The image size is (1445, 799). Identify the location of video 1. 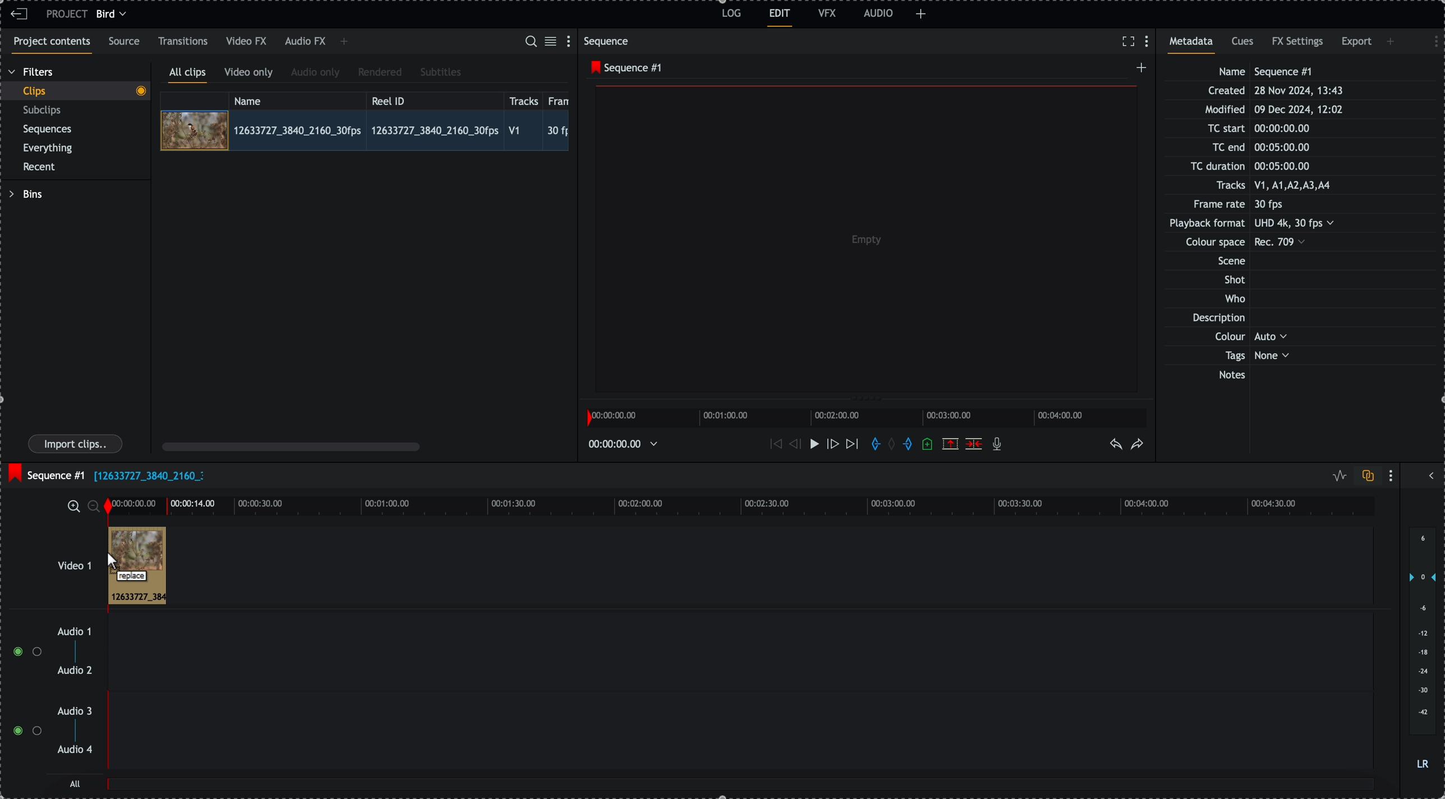
(59, 560).